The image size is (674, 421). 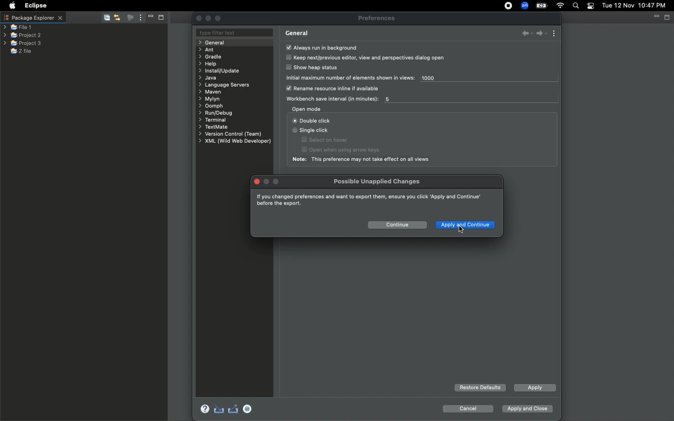 I want to click on If you changed preferences and want to export them, ensure you click Apply and continue before the export. , so click(x=368, y=199).